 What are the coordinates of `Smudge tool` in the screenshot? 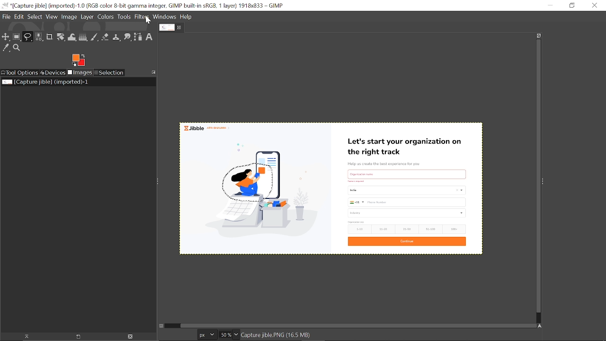 It's located at (128, 37).